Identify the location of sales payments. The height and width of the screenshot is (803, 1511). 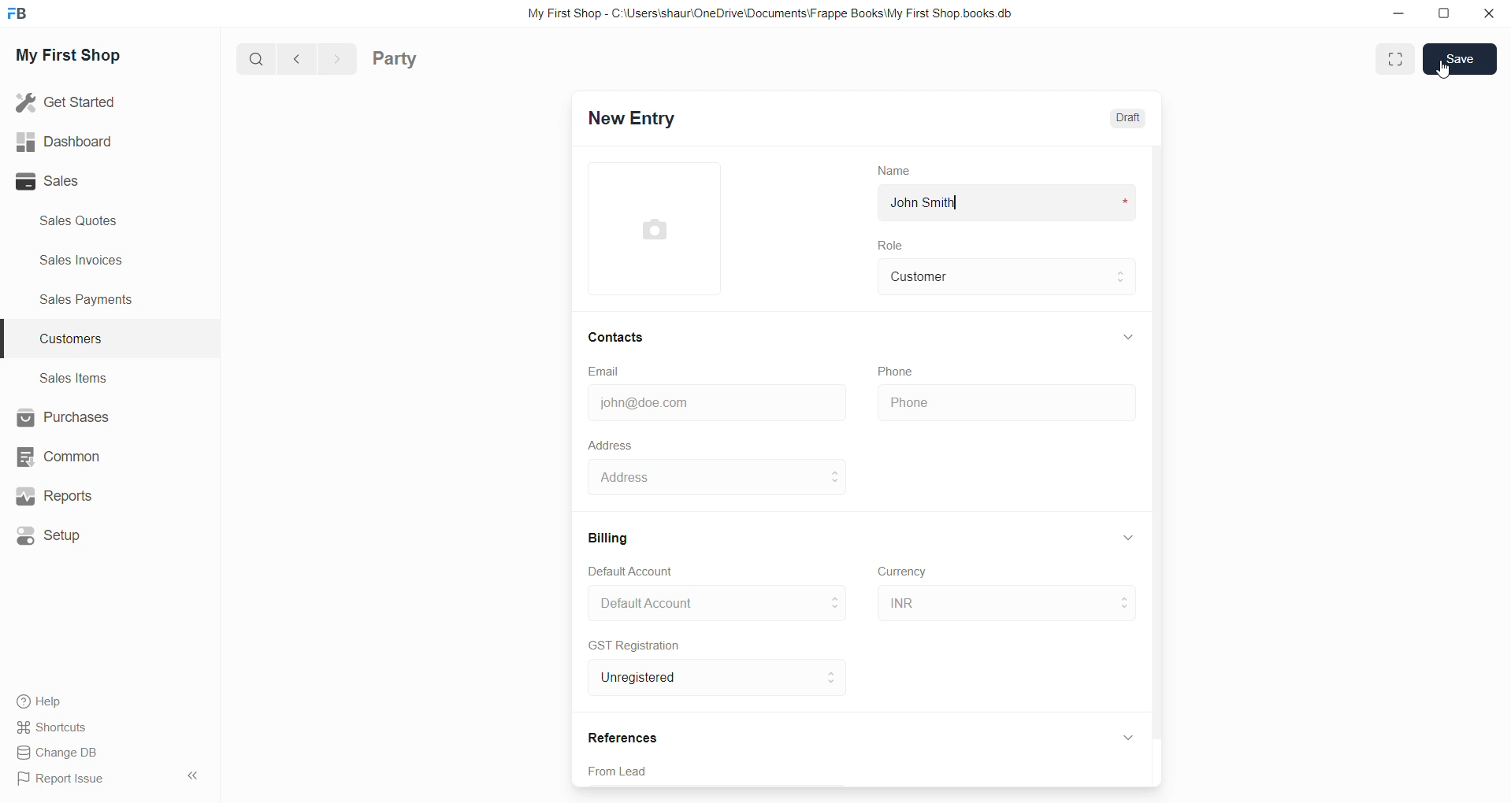
(94, 302).